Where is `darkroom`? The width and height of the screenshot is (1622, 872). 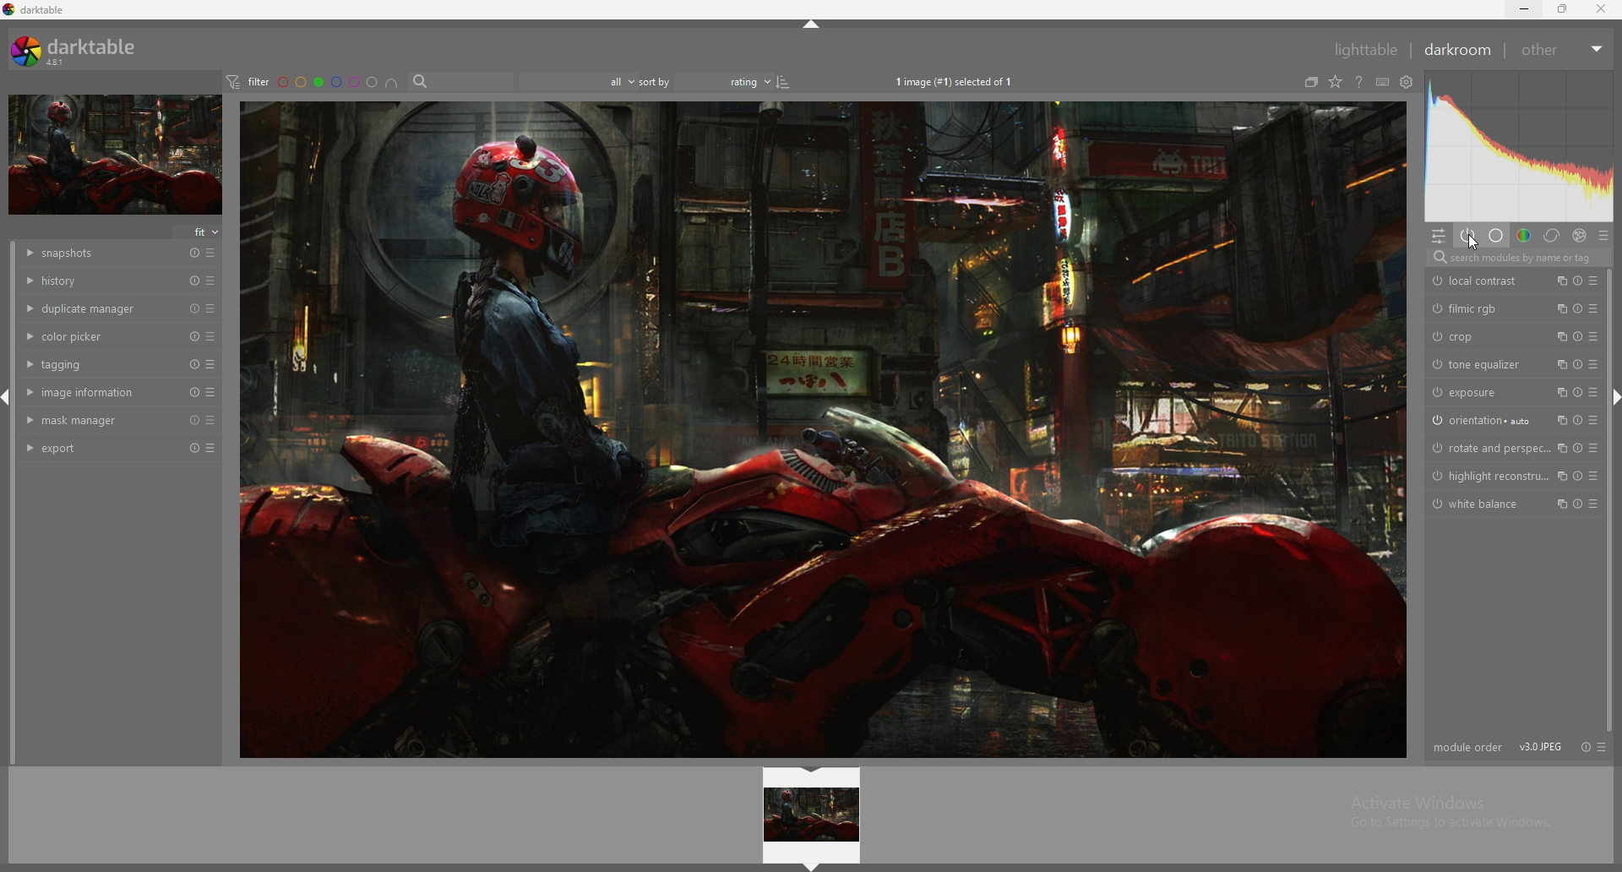 darkroom is located at coordinates (1456, 50).